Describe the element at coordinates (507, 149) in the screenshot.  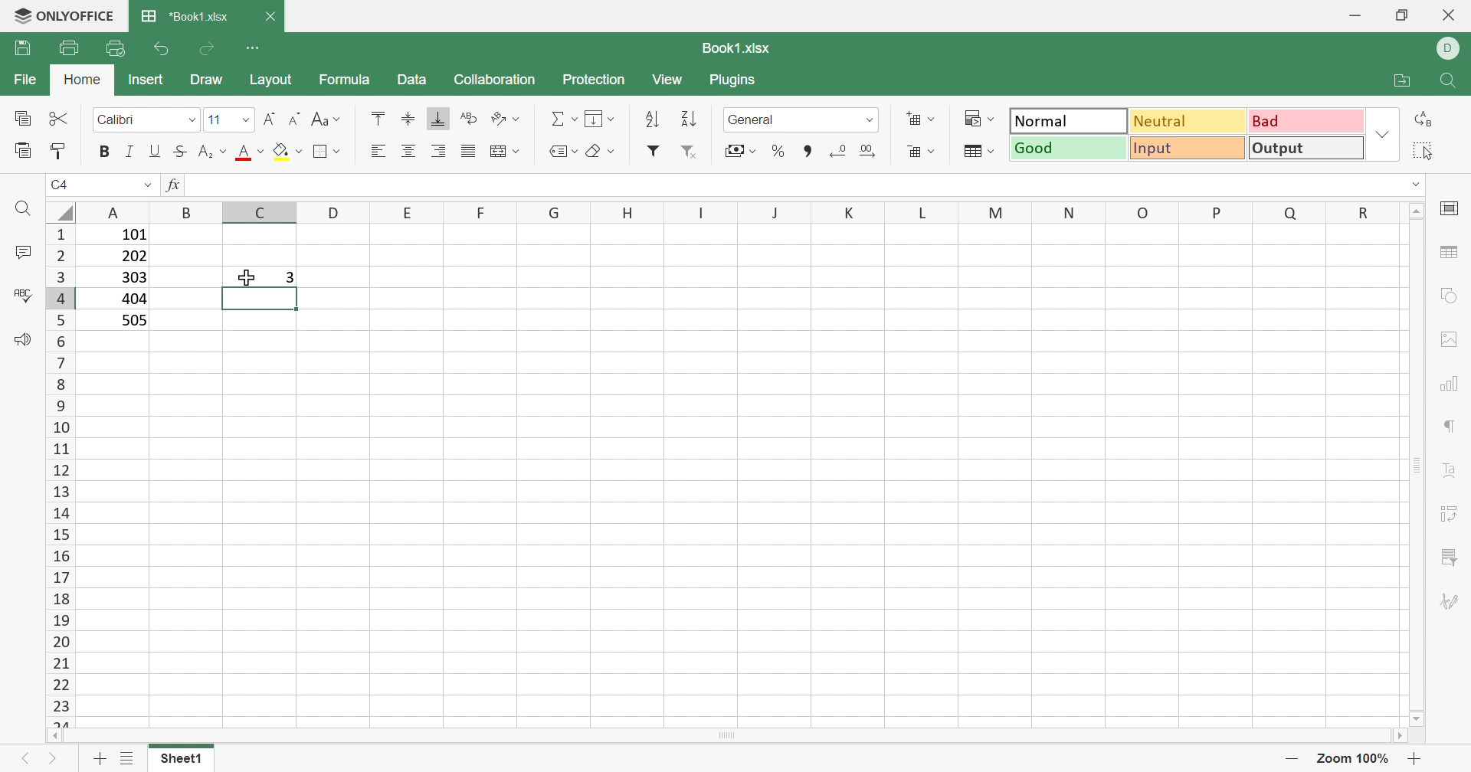
I see `Merge and center` at that location.